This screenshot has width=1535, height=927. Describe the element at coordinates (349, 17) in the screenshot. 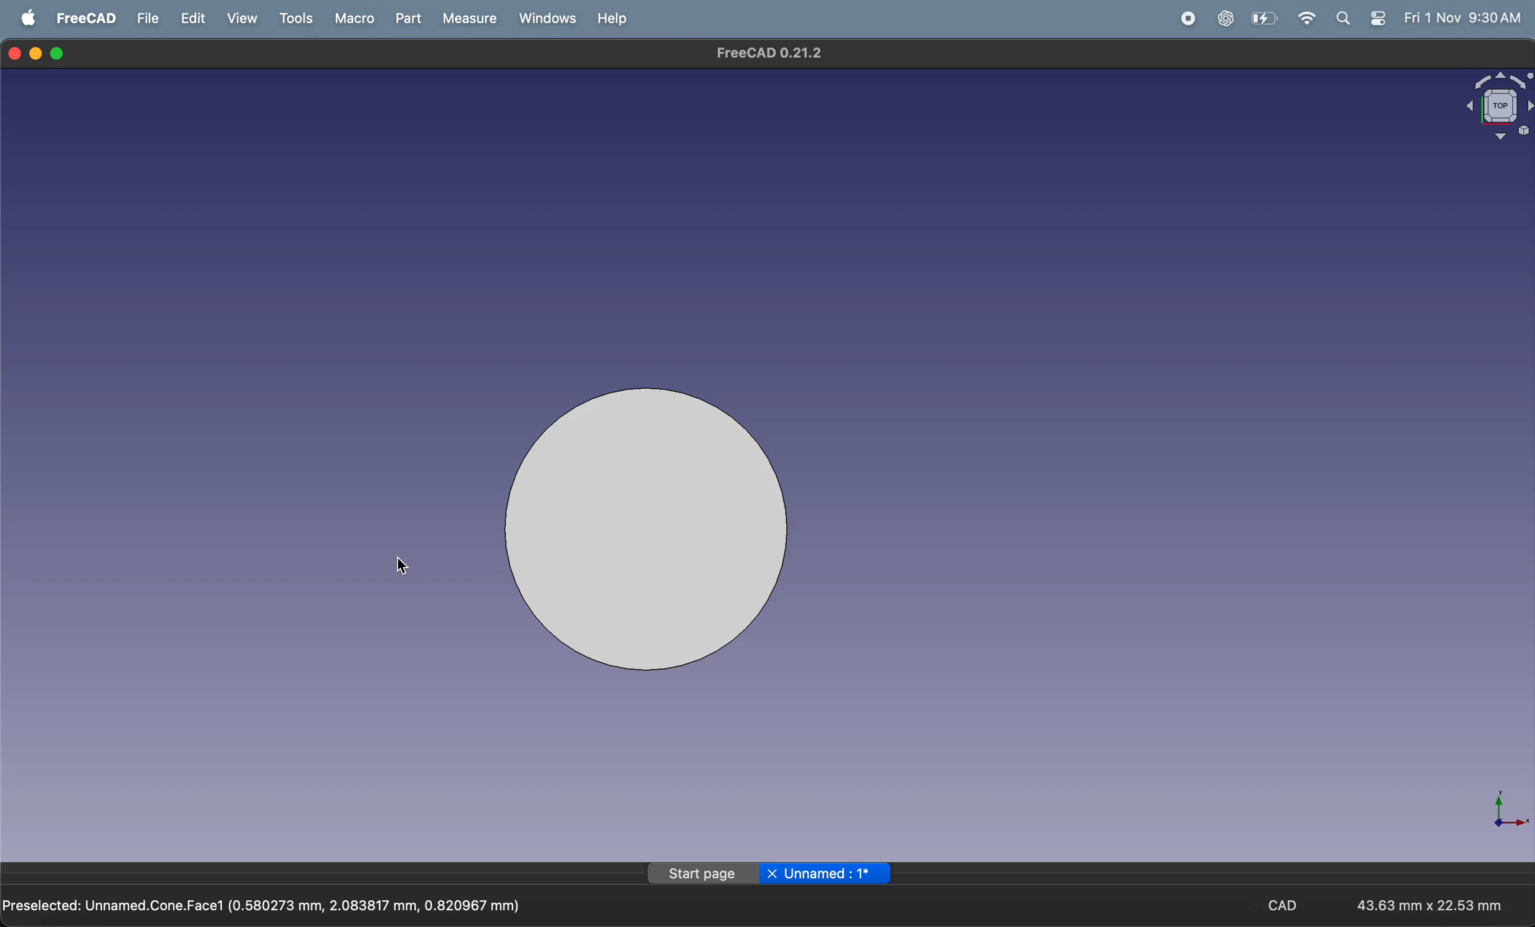

I see `marco` at that location.